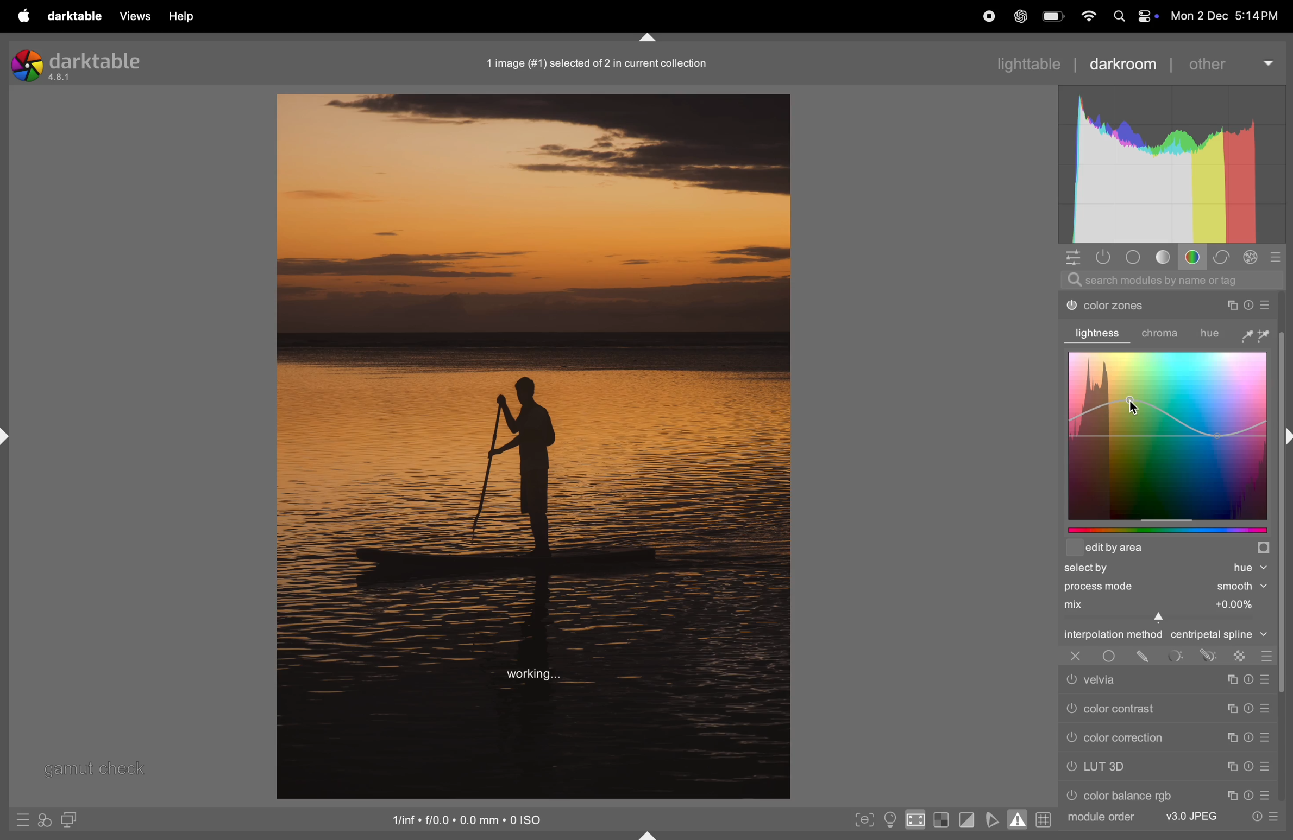 This screenshot has height=840, width=1293. What do you see at coordinates (45, 821) in the screenshot?
I see `styles` at bounding box center [45, 821].